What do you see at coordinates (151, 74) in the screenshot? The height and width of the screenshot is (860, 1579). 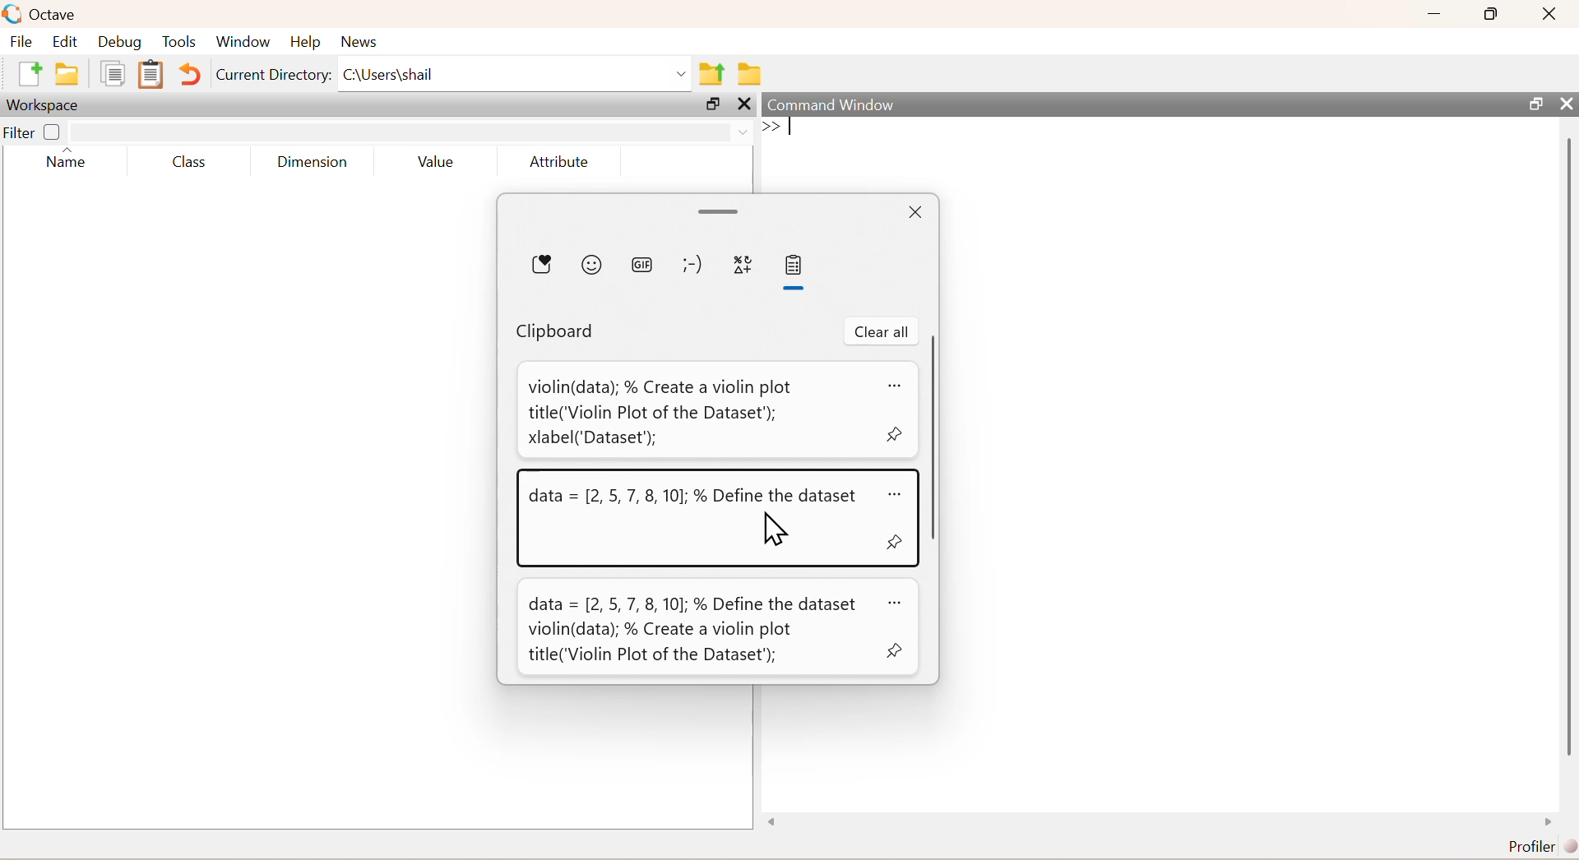 I see `Clipboard` at bounding box center [151, 74].